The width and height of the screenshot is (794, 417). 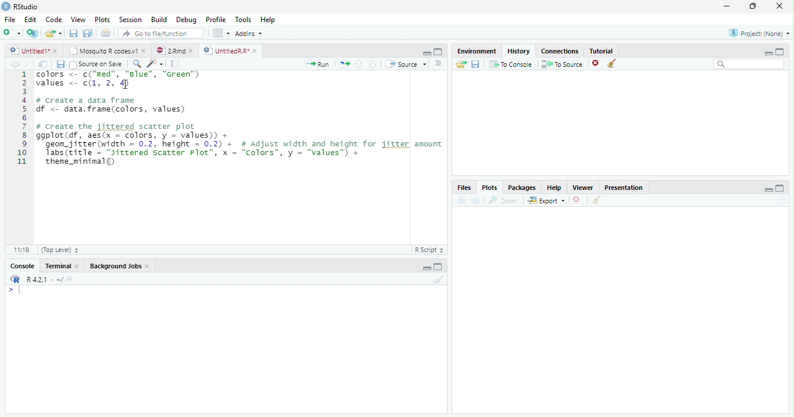 What do you see at coordinates (22, 119) in the screenshot?
I see `Line numbers` at bounding box center [22, 119].